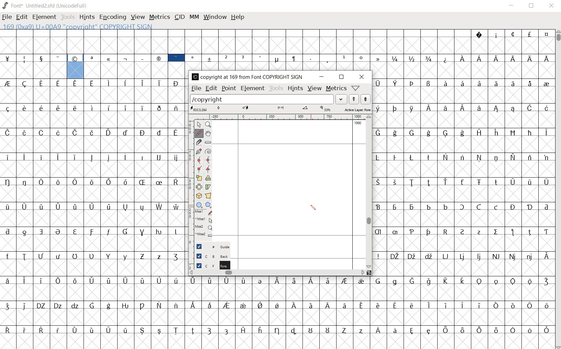 The height and width of the screenshot is (349, 561). I want to click on draw a freehand curve, so click(199, 133).